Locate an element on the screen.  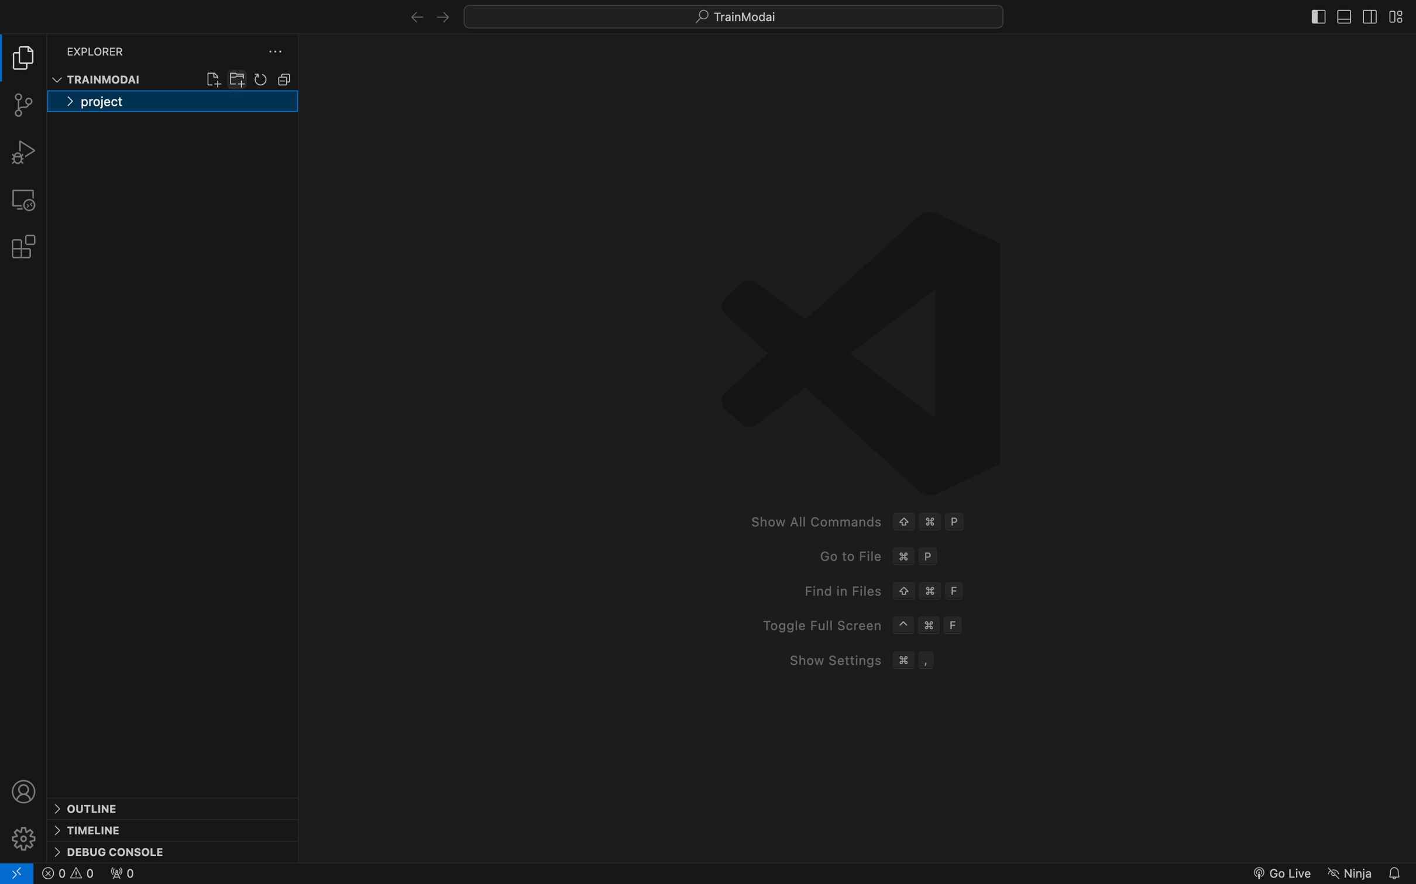
explorer is located at coordinates (98, 50).